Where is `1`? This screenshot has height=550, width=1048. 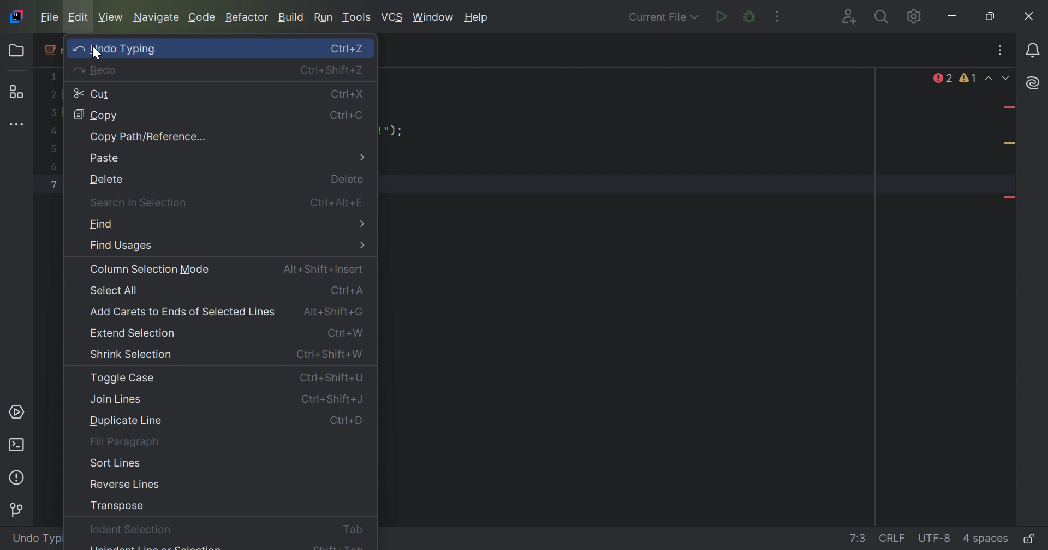
1 is located at coordinates (55, 76).